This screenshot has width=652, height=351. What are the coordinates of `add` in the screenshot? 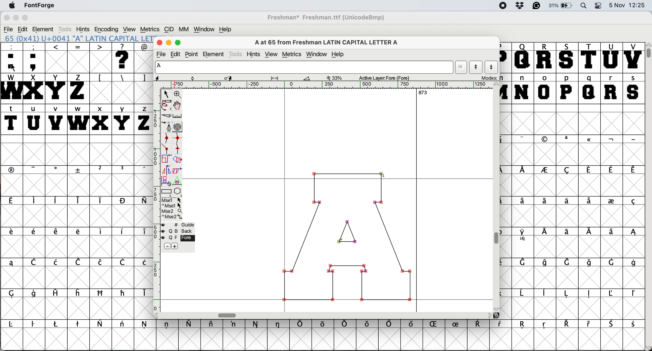 It's located at (175, 247).